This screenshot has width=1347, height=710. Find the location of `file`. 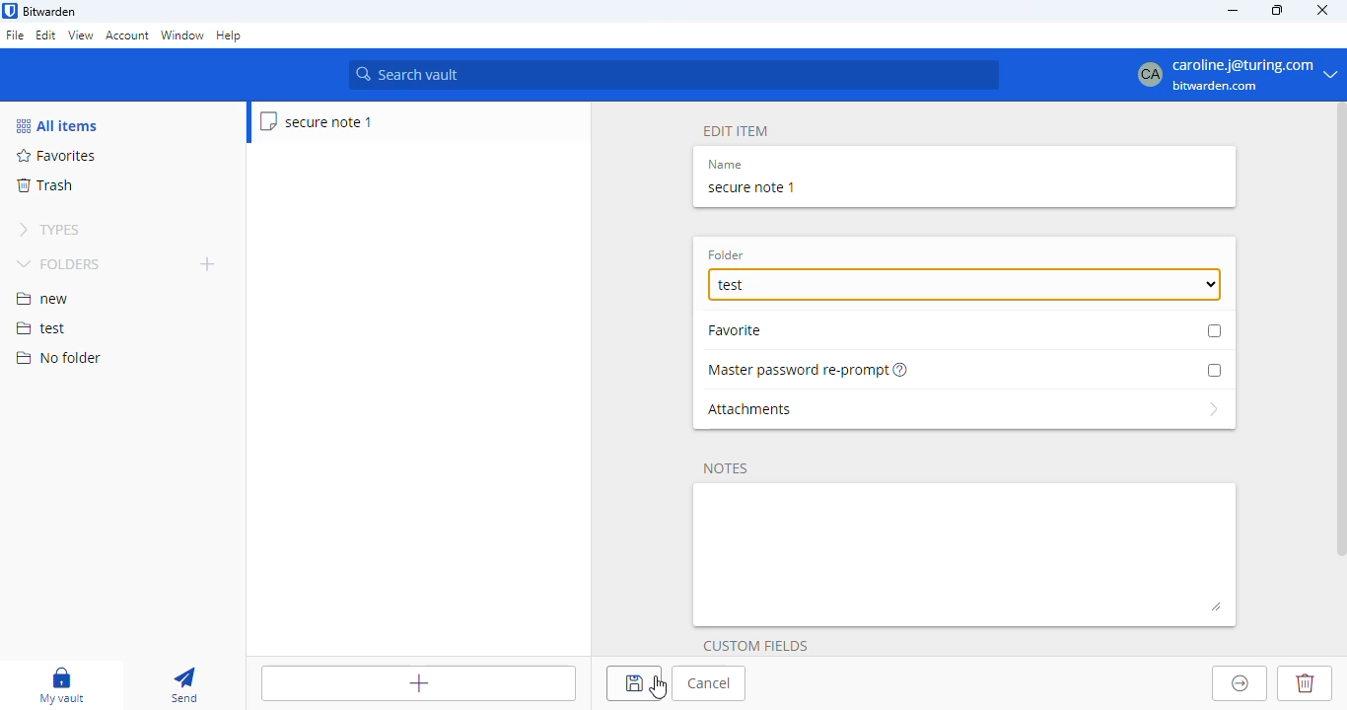

file is located at coordinates (15, 36).